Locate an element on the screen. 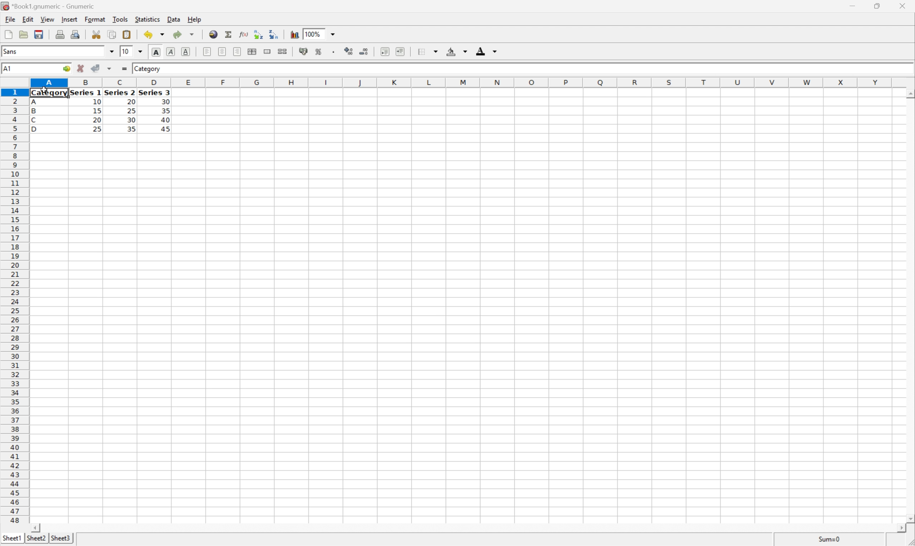 The height and width of the screenshot is (546, 915). 25 is located at coordinates (132, 111).